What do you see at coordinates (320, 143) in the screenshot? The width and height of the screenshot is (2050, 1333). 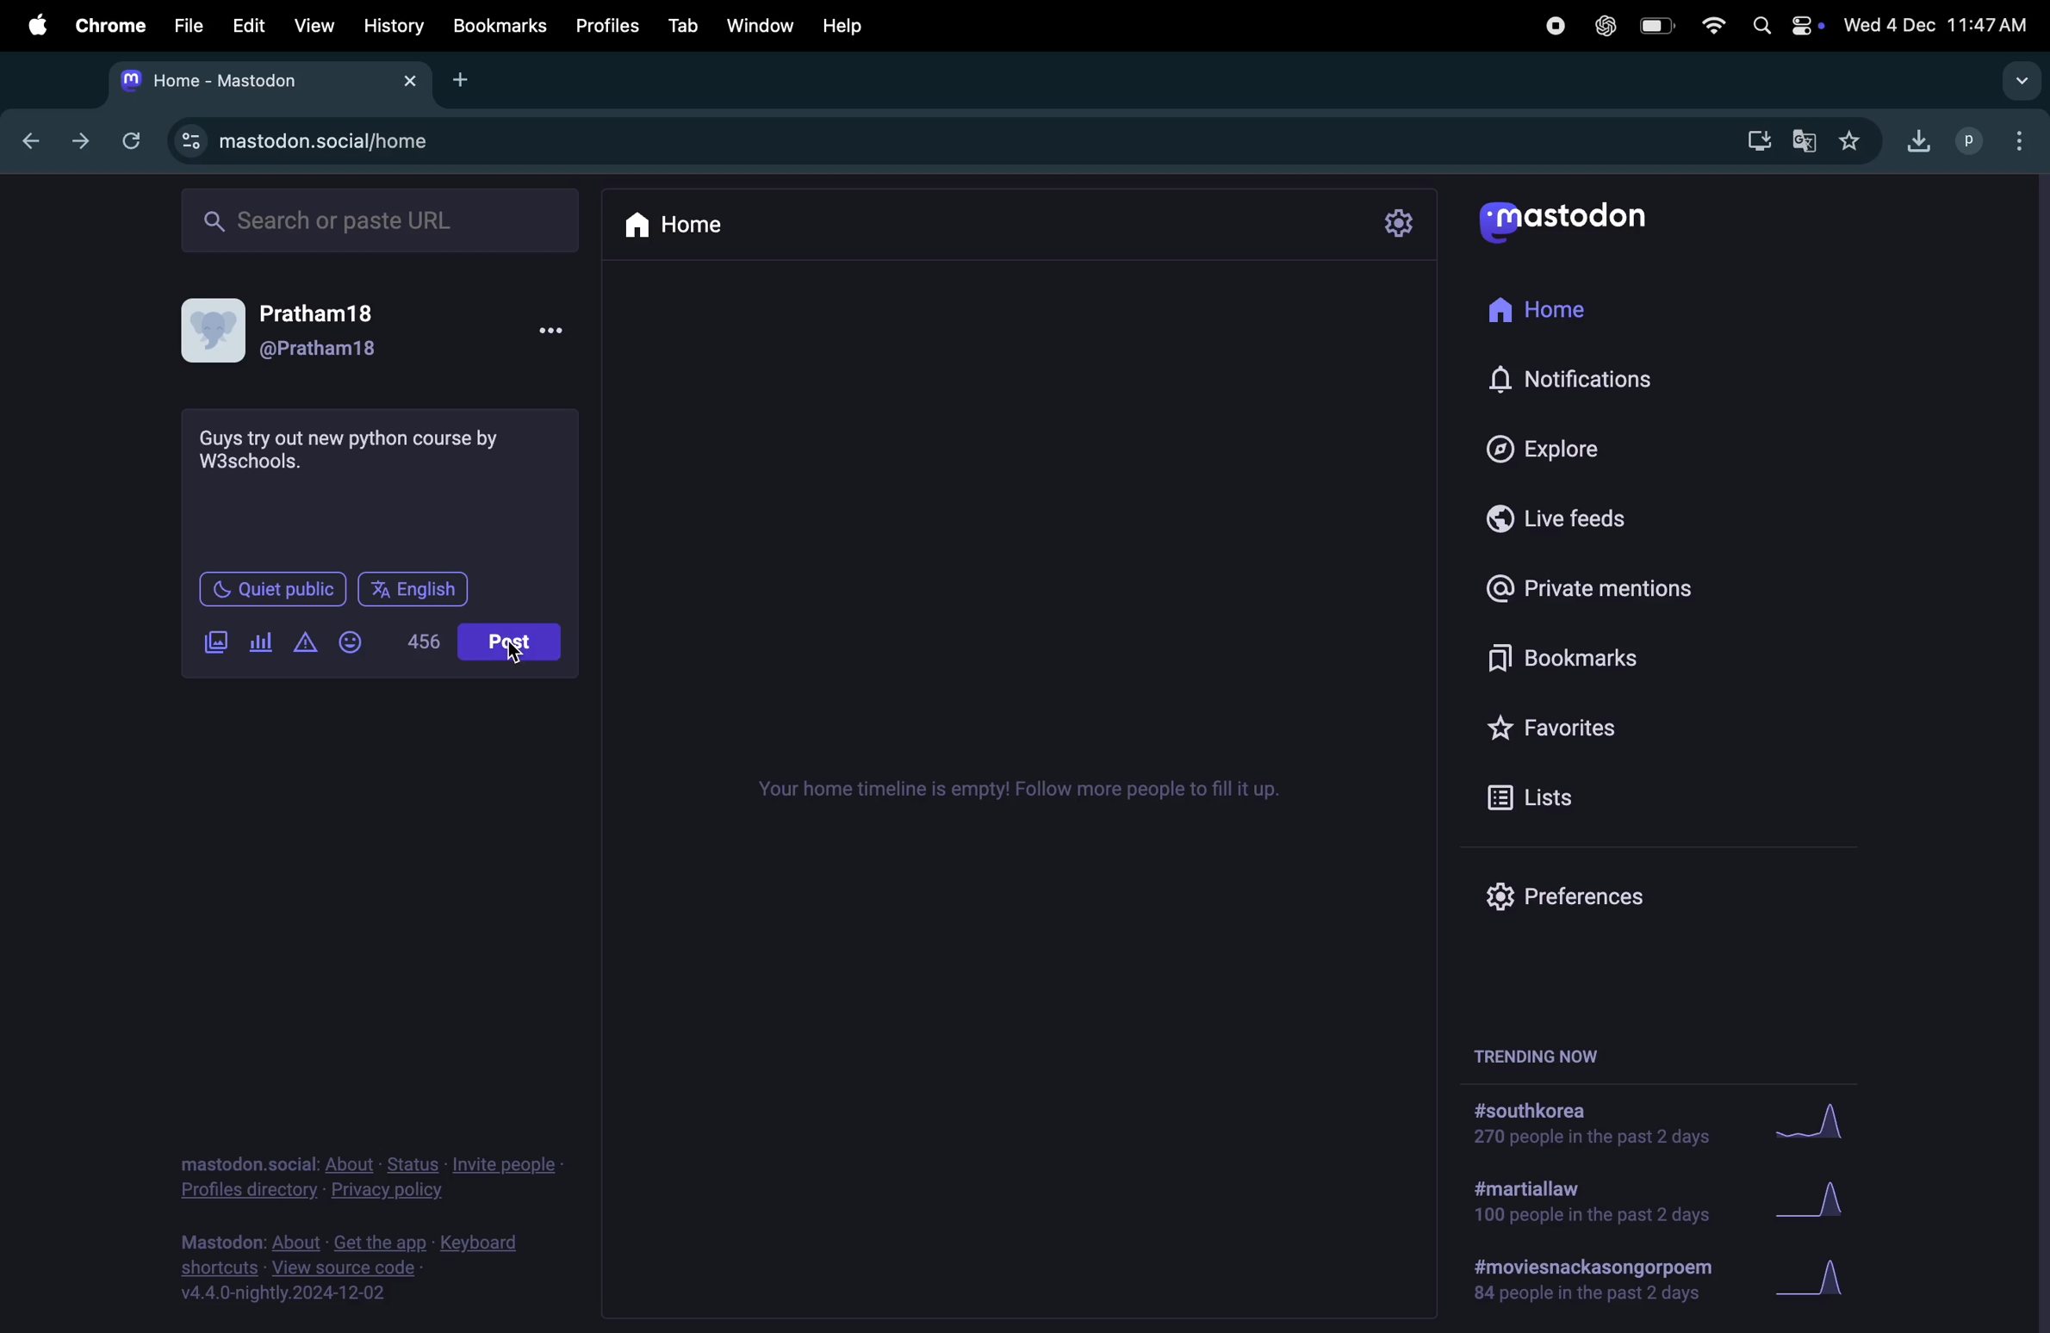 I see `mastodon social` at bounding box center [320, 143].